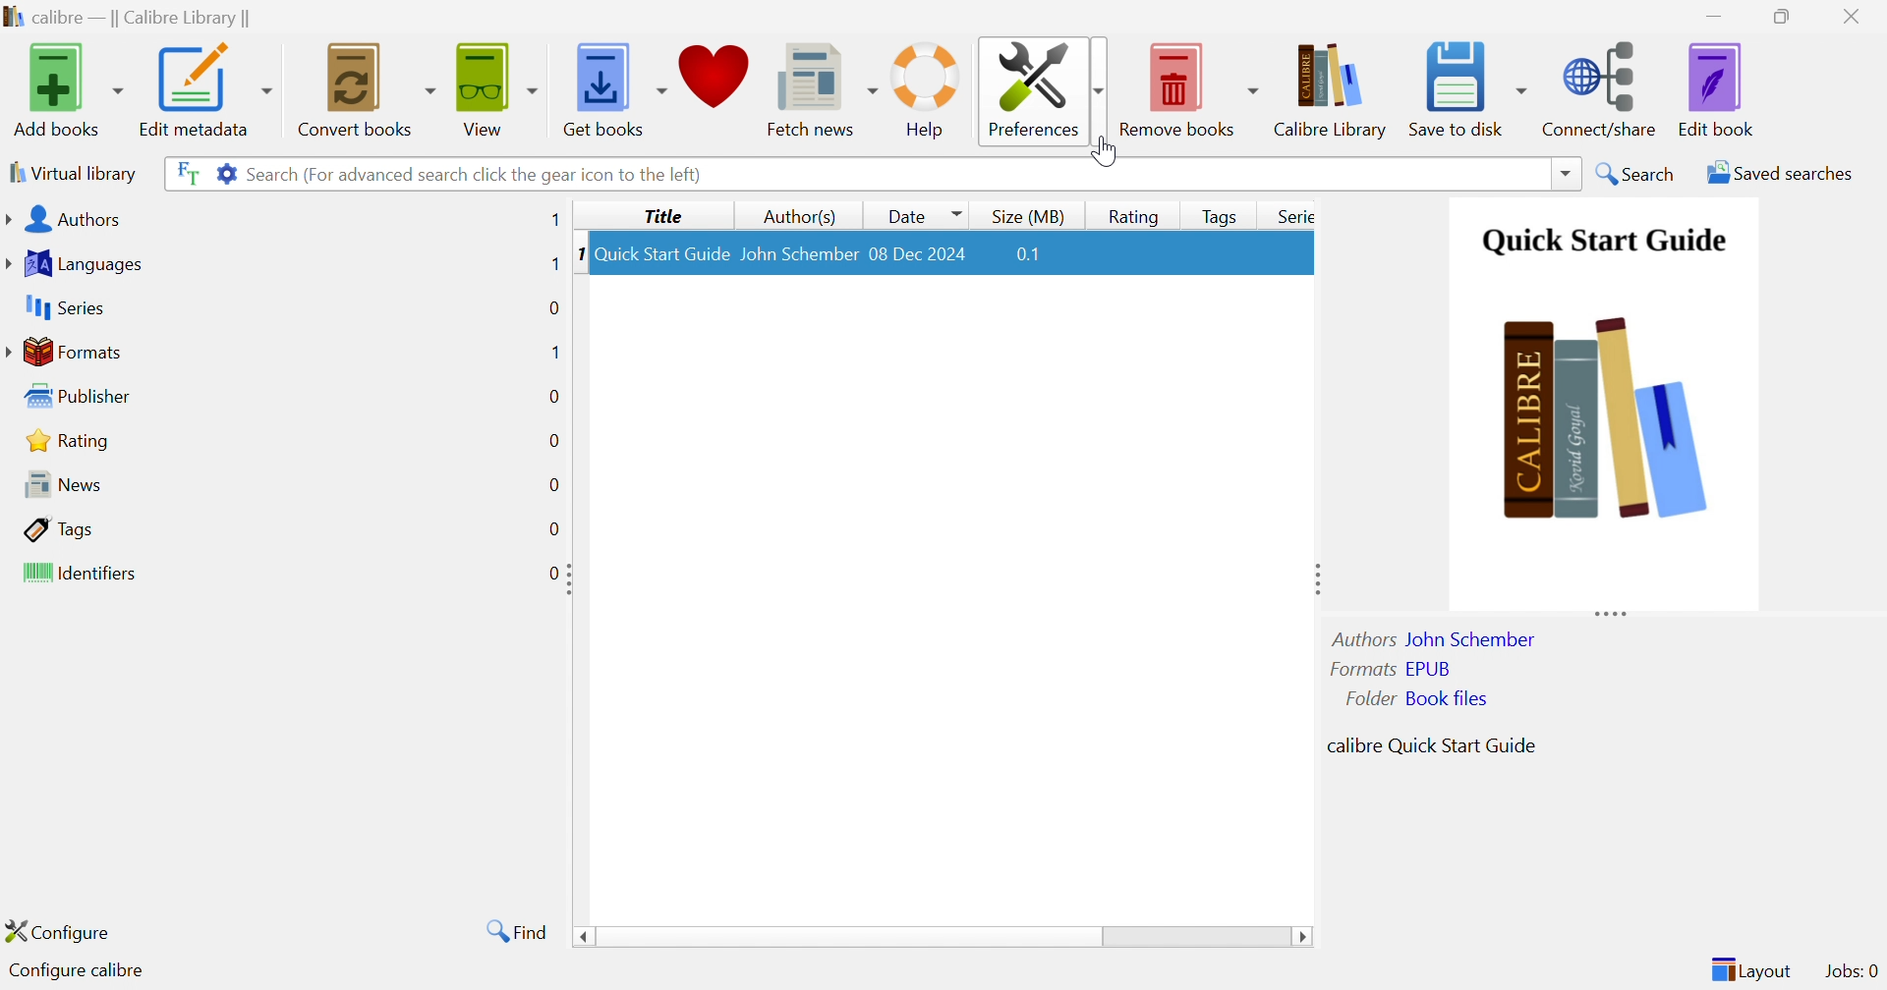 The width and height of the screenshot is (1887, 990). What do you see at coordinates (612, 84) in the screenshot?
I see `Get books` at bounding box center [612, 84].